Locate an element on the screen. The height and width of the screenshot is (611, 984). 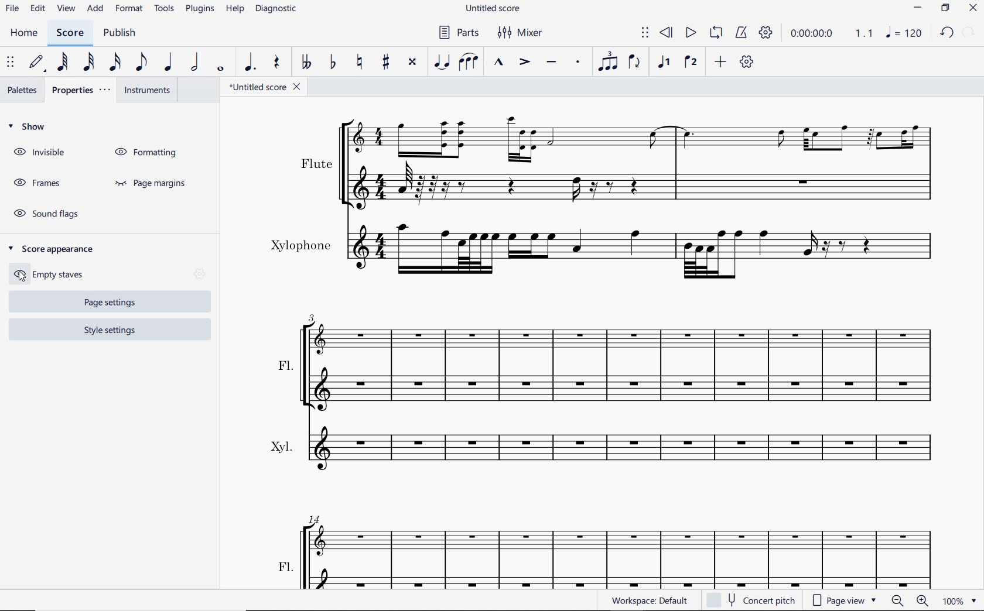
32ND NOTE is located at coordinates (87, 63).